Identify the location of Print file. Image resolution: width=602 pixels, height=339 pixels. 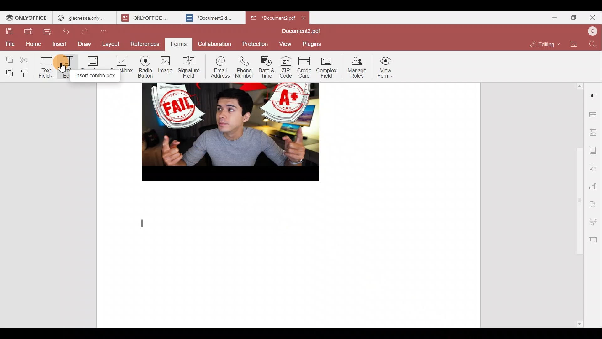
(28, 32).